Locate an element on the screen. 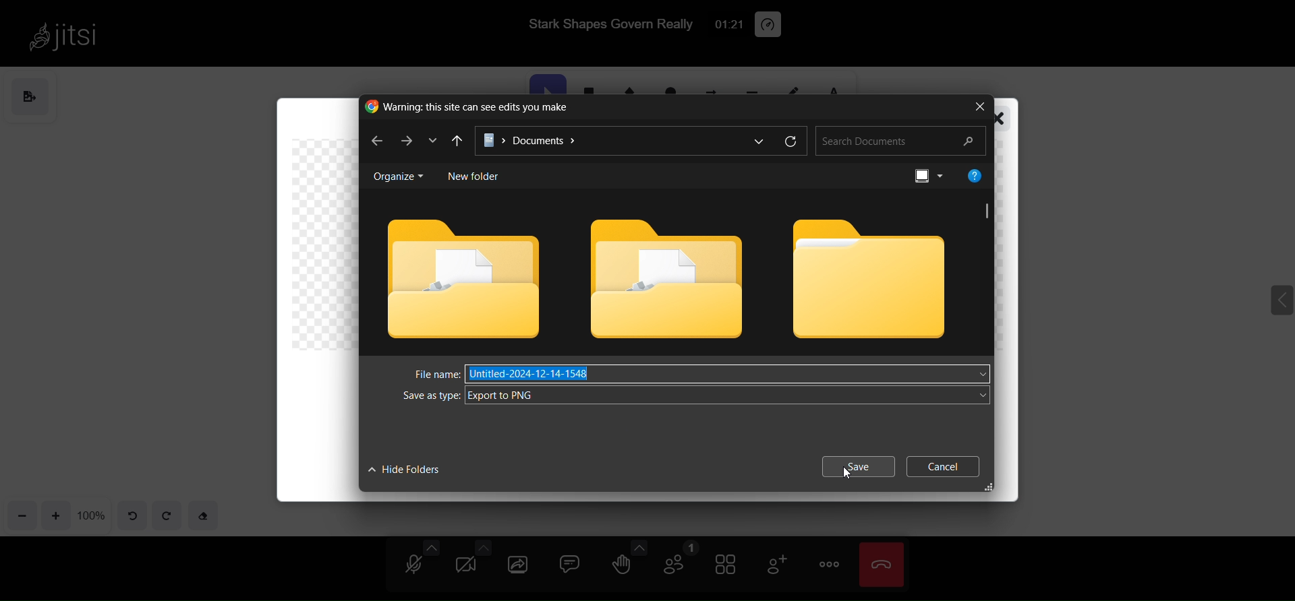 The height and width of the screenshot is (601, 1295). file name is located at coordinates (436, 370).